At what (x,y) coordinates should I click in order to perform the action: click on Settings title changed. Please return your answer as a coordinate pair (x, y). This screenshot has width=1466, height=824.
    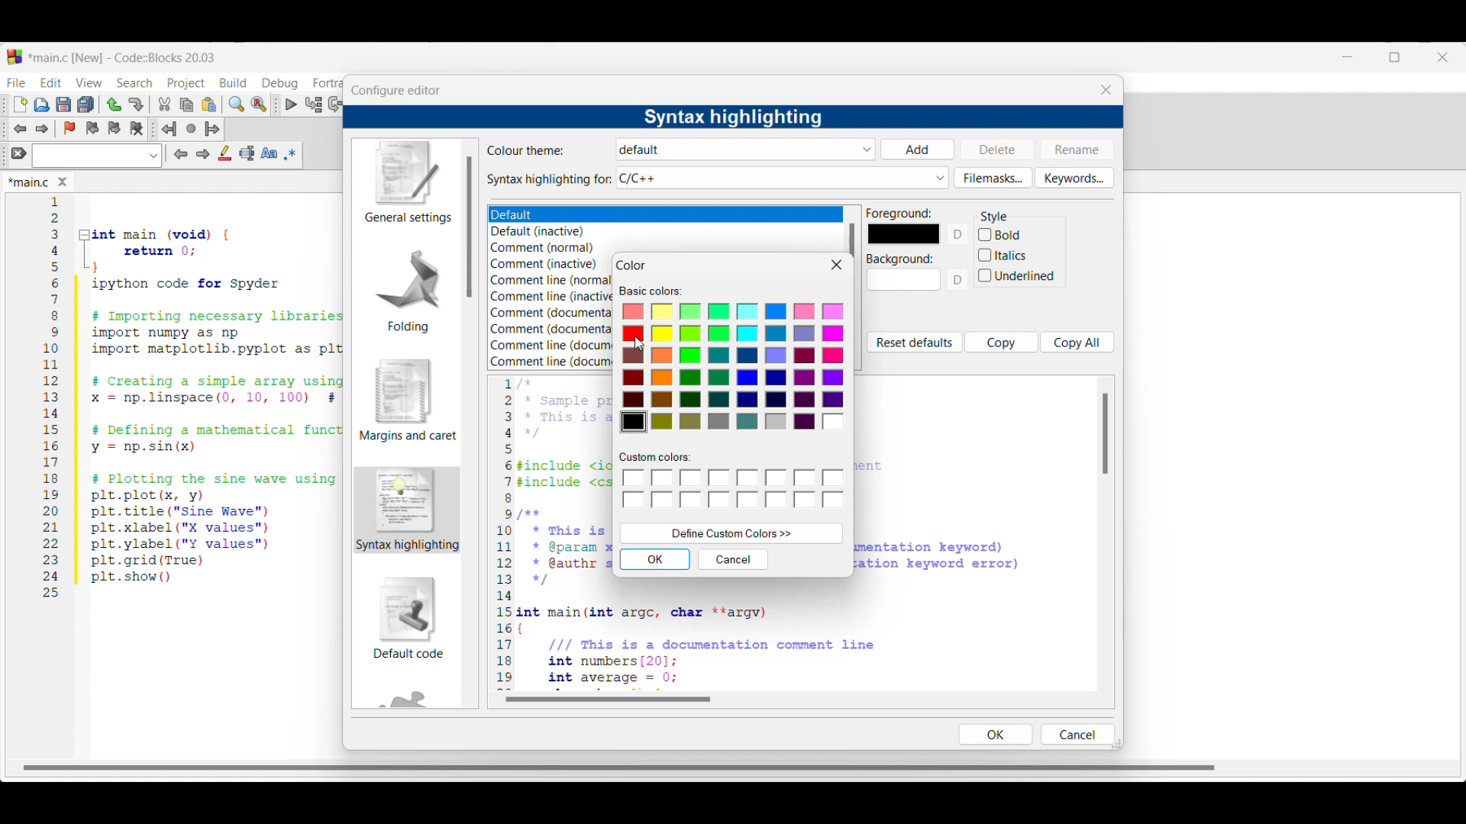
    Looking at the image, I should click on (732, 117).